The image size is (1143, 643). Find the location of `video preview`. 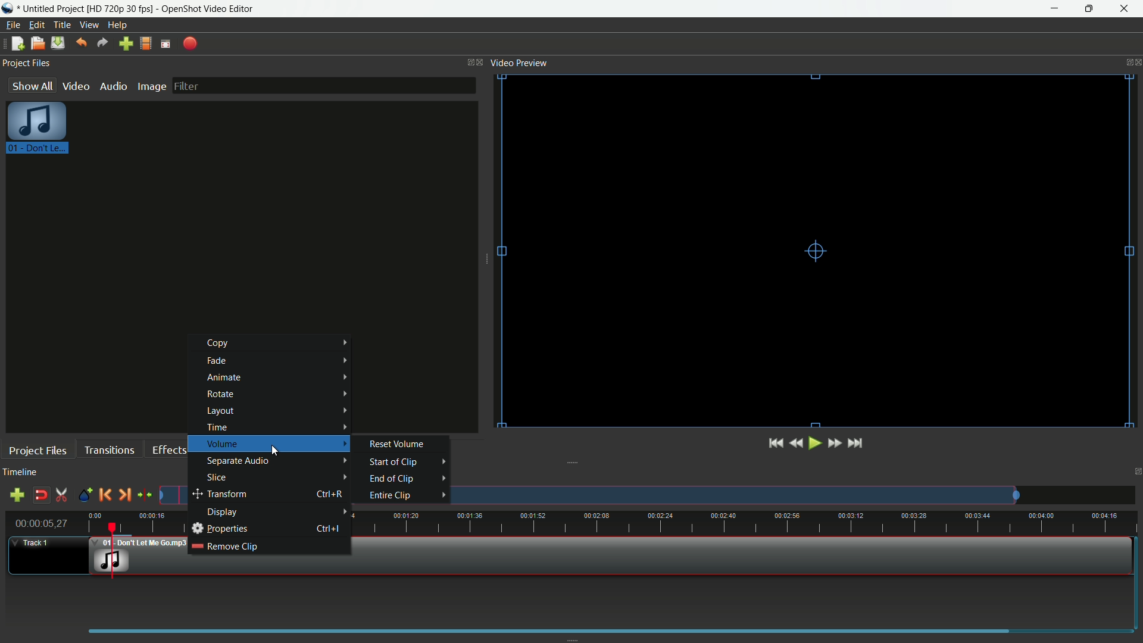

video preview is located at coordinates (807, 252).